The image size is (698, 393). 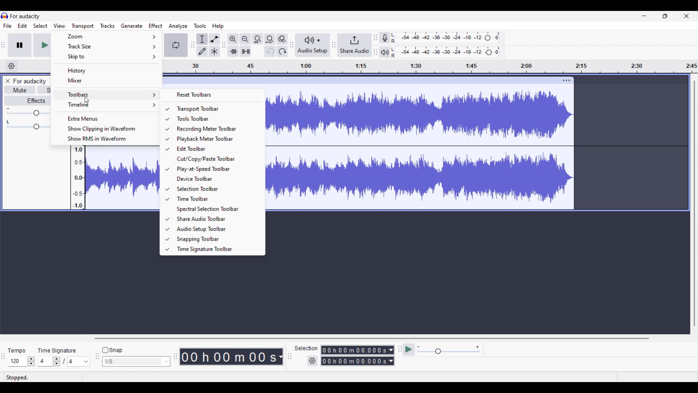 What do you see at coordinates (83, 26) in the screenshot?
I see `Transport` at bounding box center [83, 26].